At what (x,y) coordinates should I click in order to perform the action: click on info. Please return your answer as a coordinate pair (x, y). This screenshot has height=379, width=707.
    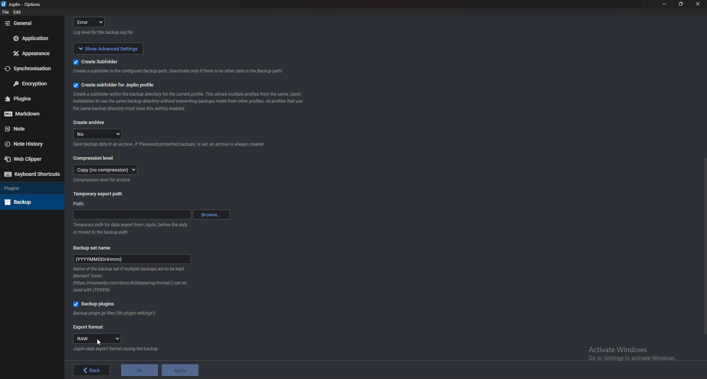
    Looking at the image, I should click on (133, 227).